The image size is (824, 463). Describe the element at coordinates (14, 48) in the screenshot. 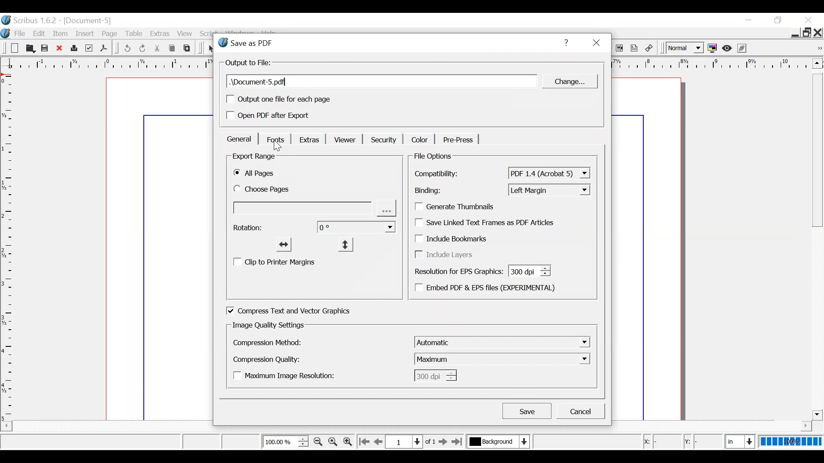

I see `Open` at that location.